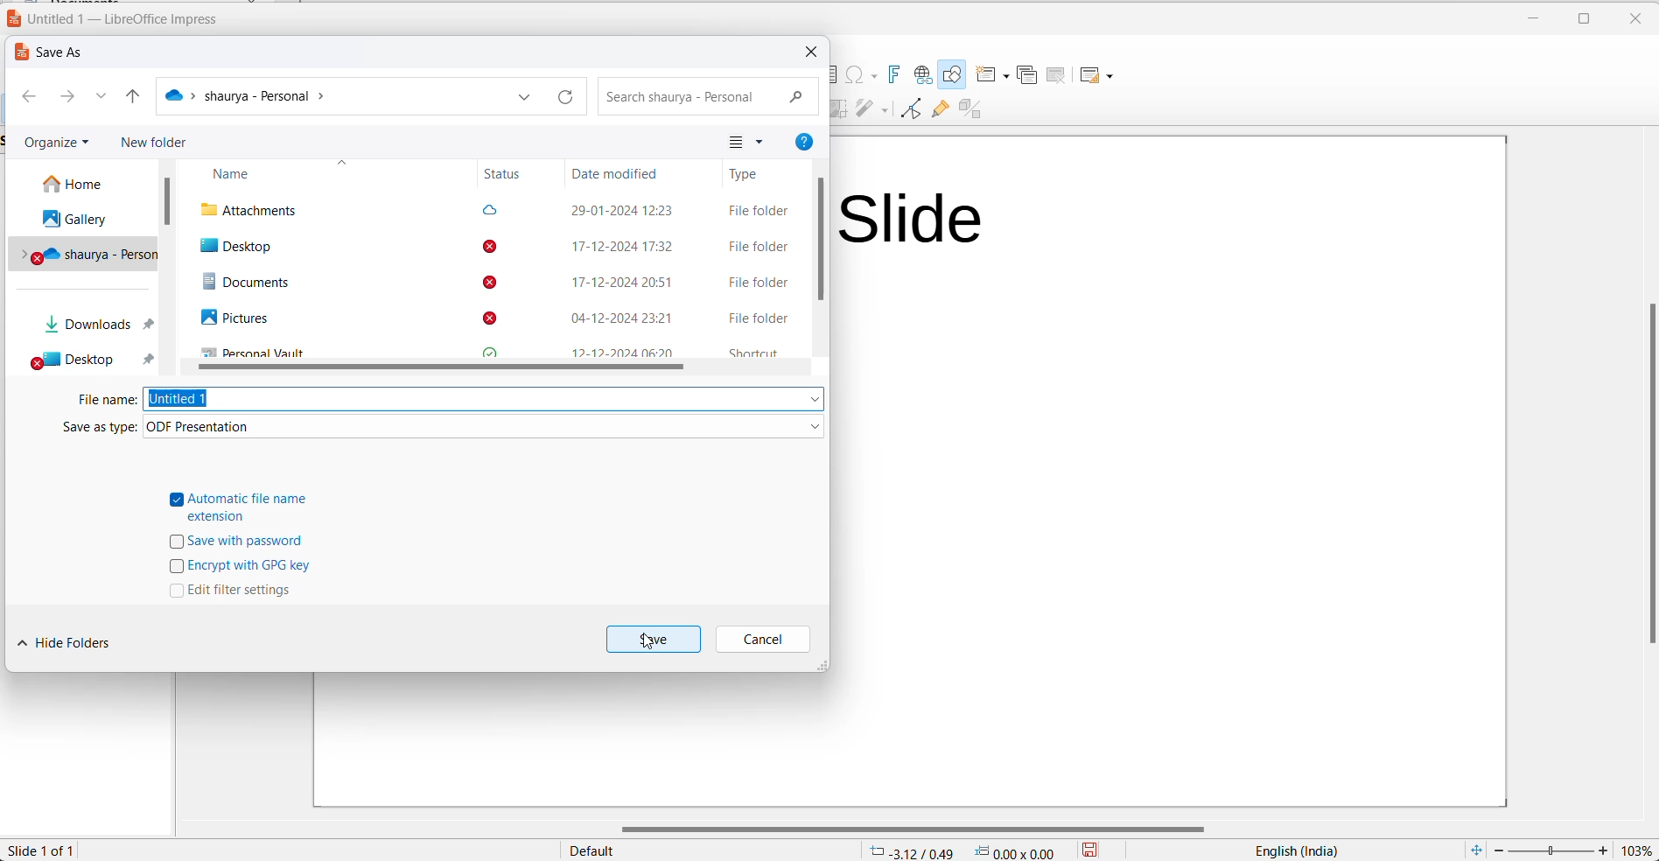 Image resolution: width=1659 pixels, height=861 pixels. What do you see at coordinates (508, 175) in the screenshot?
I see `STATUS` at bounding box center [508, 175].